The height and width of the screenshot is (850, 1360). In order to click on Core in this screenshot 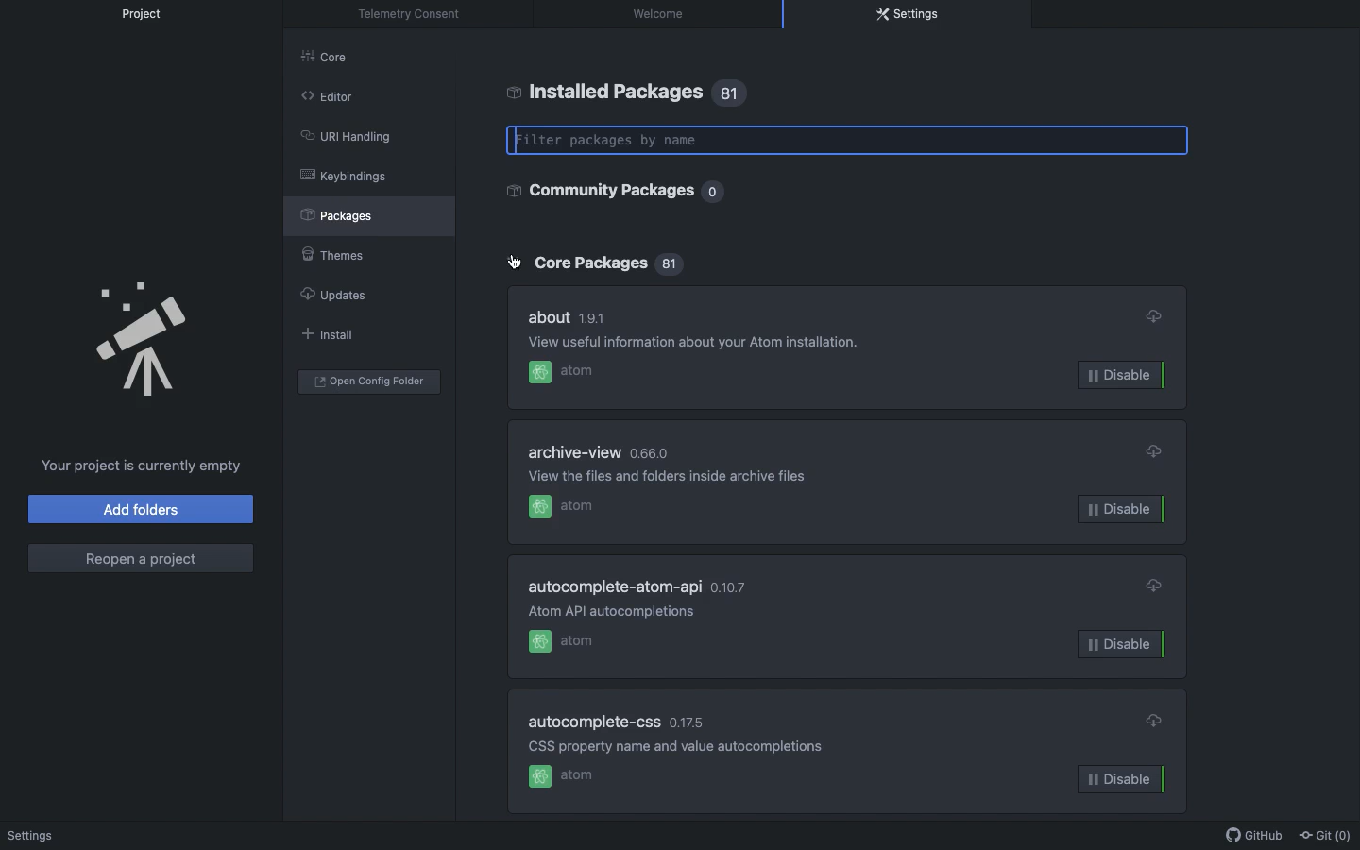, I will do `click(334, 60)`.